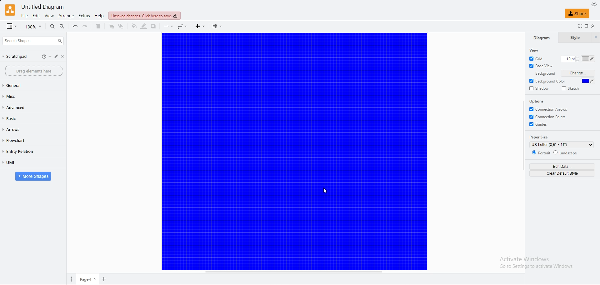  What do you see at coordinates (23, 130) in the screenshot?
I see `arrows` at bounding box center [23, 130].